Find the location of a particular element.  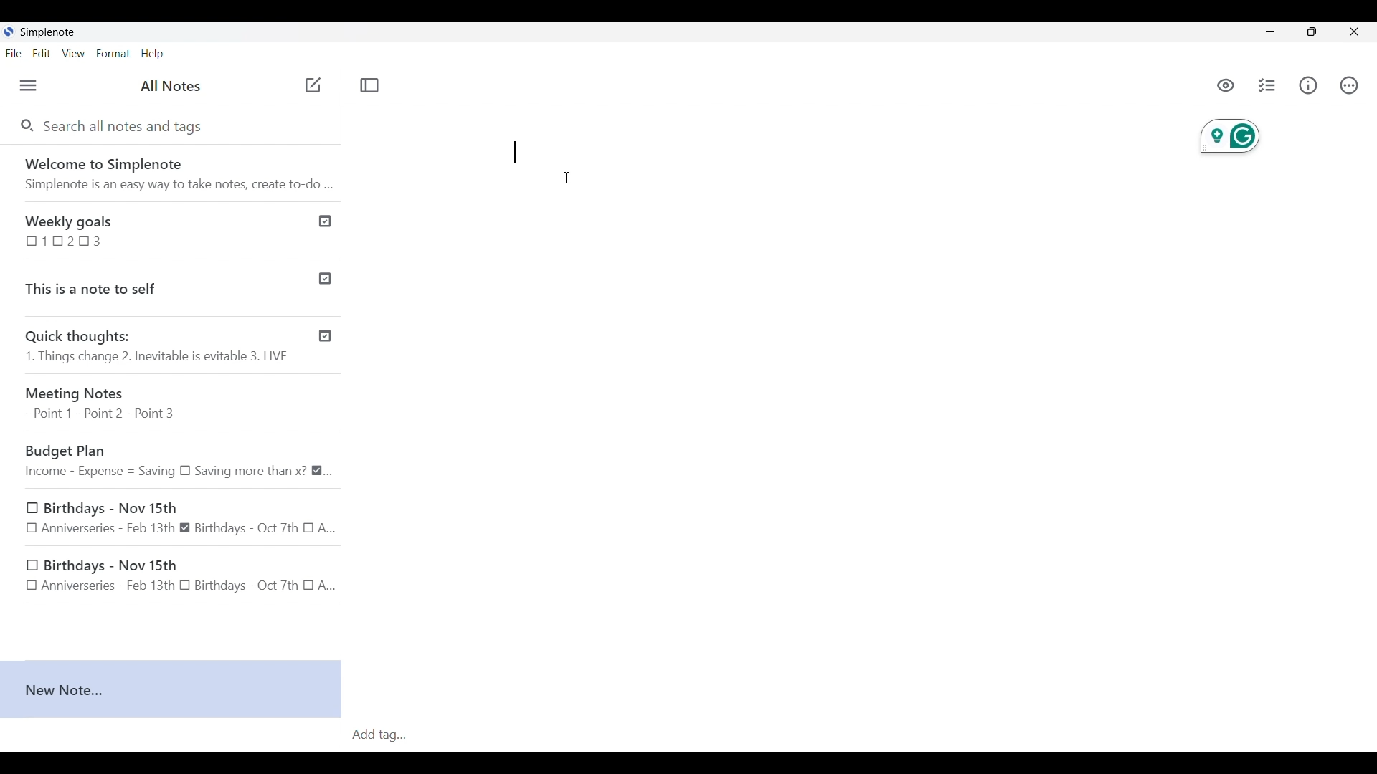

Info is located at coordinates (1308, 85).